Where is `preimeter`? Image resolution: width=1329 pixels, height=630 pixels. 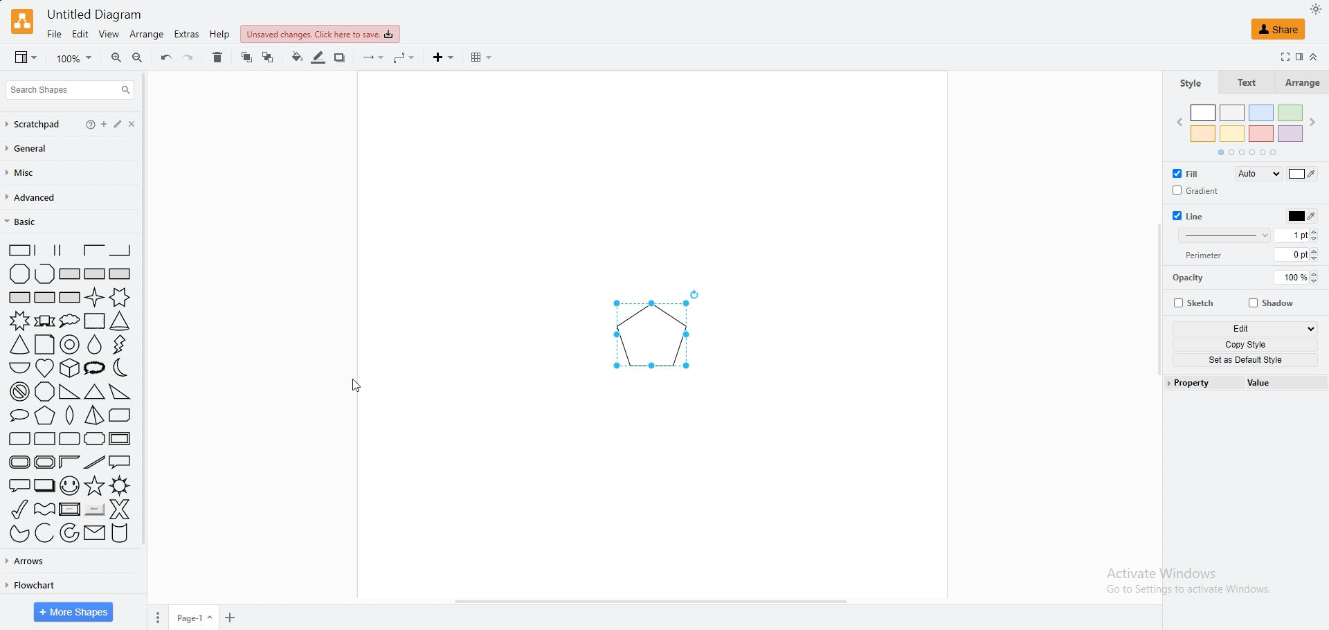
preimeter is located at coordinates (1207, 255).